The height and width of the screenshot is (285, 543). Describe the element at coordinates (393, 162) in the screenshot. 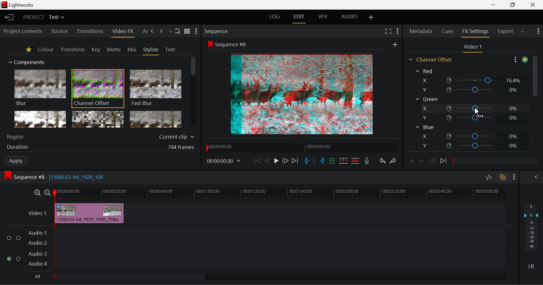

I see `Redo` at that location.